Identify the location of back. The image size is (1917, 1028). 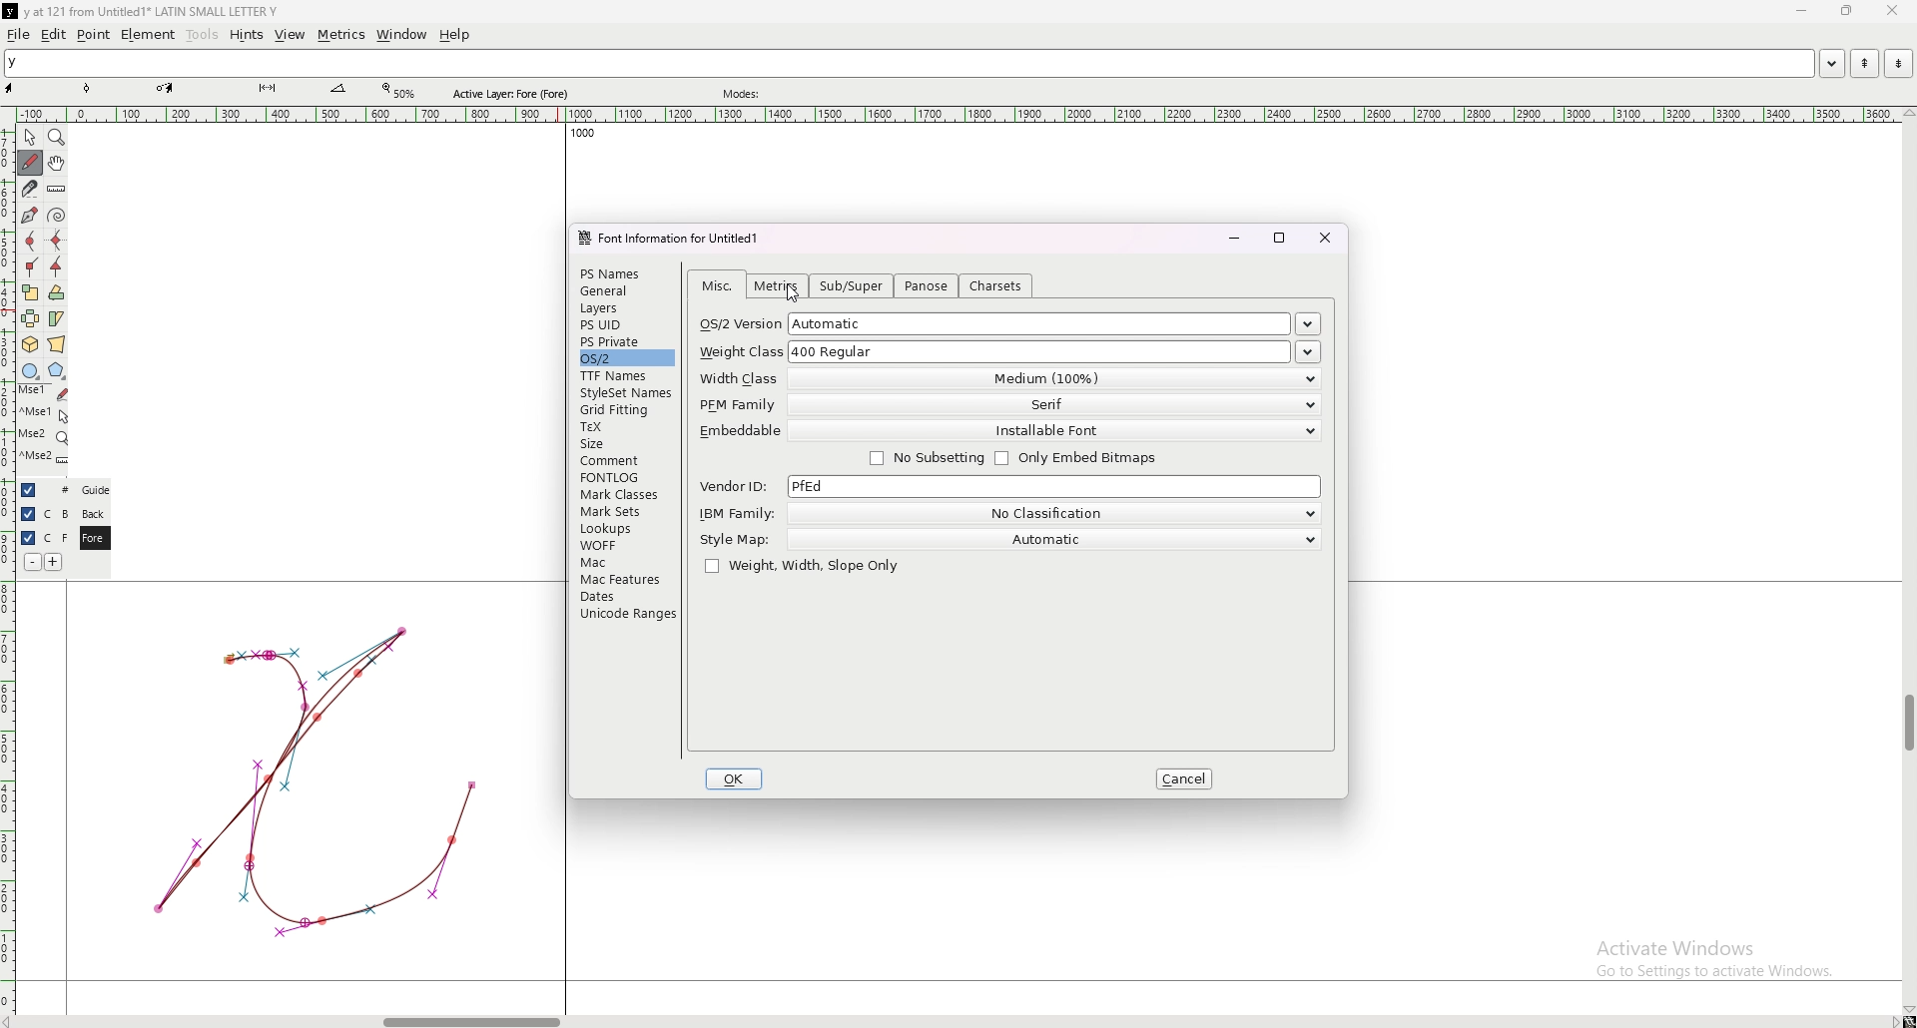
(93, 514).